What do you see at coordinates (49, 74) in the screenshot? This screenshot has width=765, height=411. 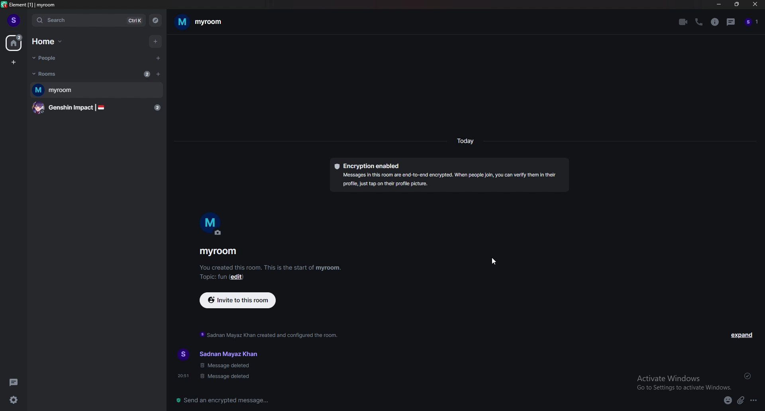 I see `rooms` at bounding box center [49, 74].